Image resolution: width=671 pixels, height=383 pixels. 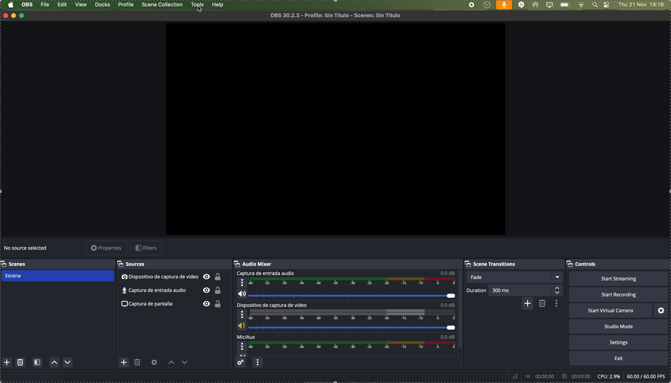 What do you see at coordinates (103, 5) in the screenshot?
I see `docks` at bounding box center [103, 5].